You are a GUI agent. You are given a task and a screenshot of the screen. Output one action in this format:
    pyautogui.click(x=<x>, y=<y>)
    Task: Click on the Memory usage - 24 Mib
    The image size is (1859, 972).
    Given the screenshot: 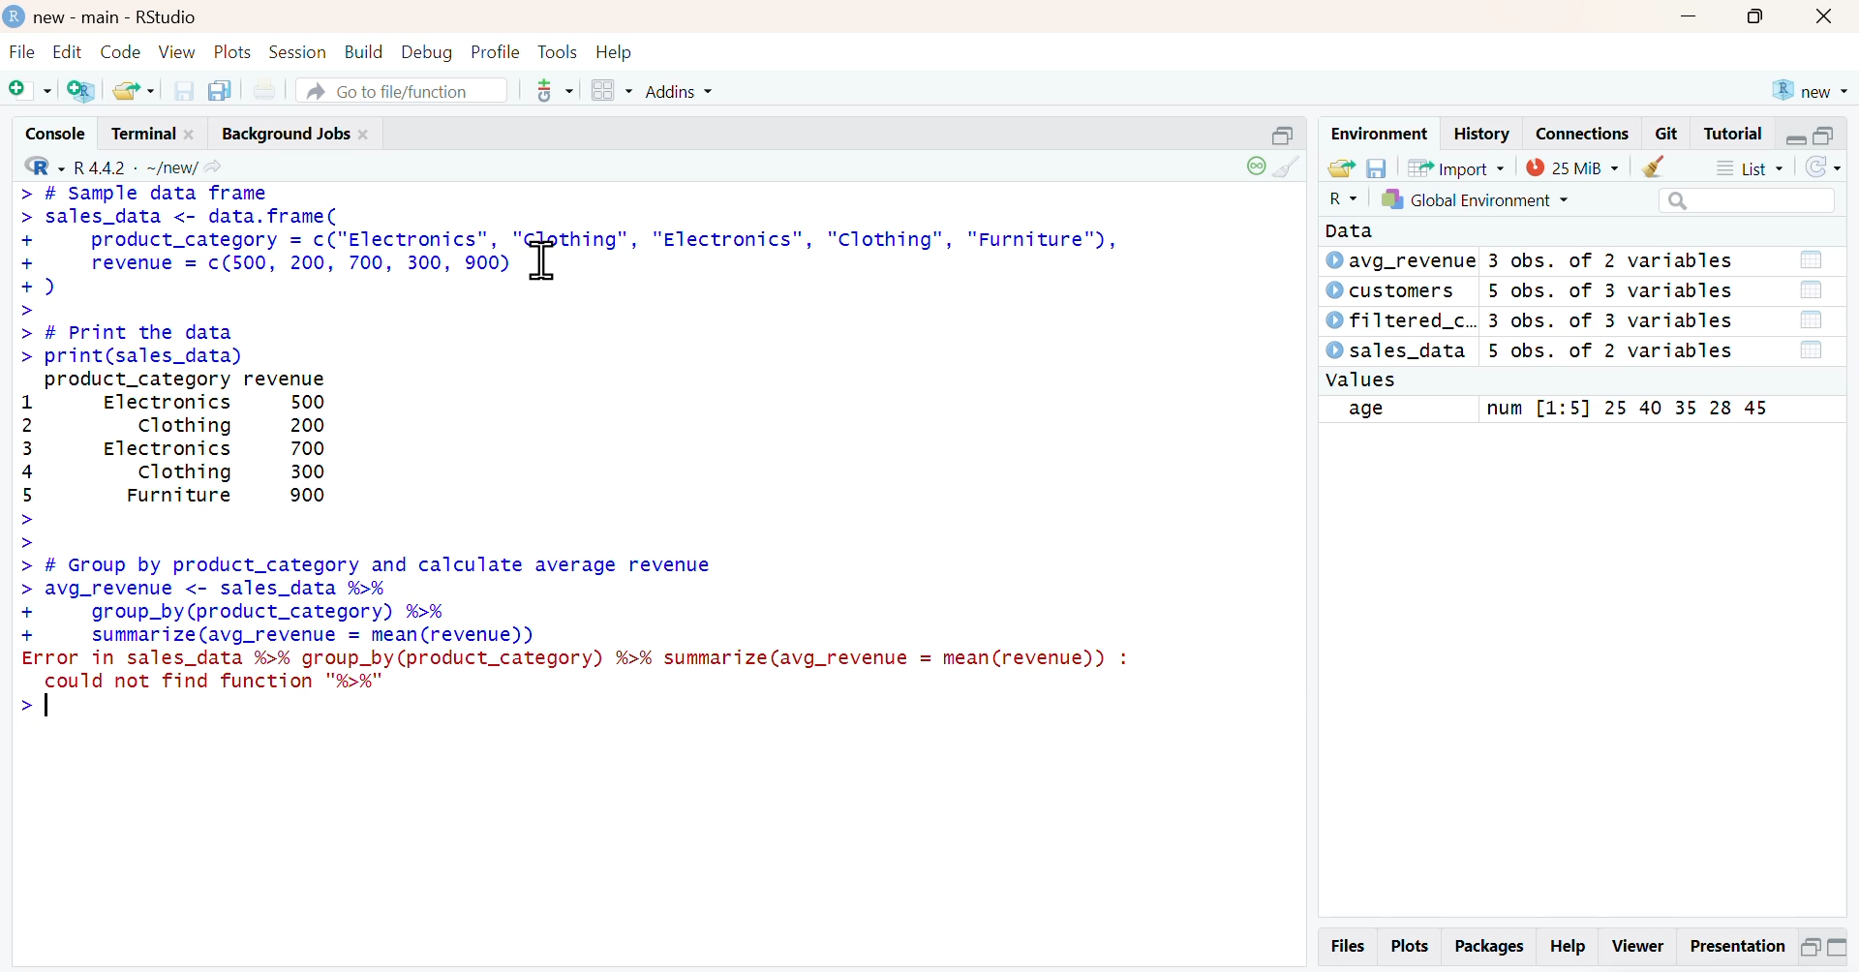 What is the action you would take?
    pyautogui.click(x=1572, y=166)
    